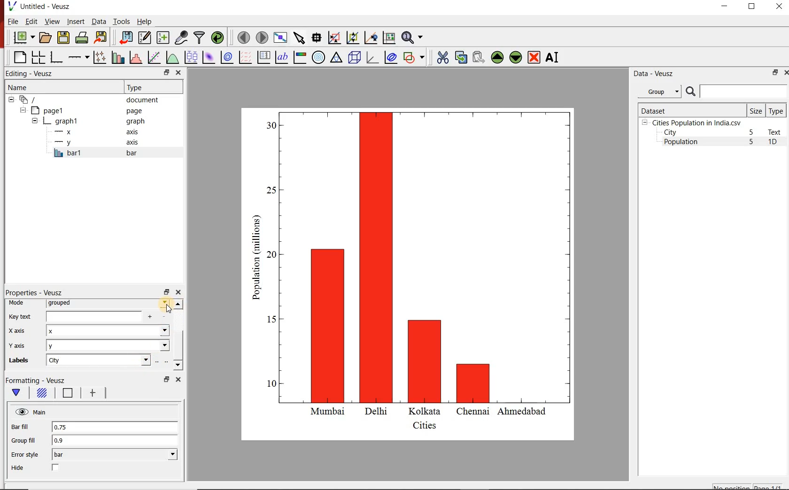 Image resolution: width=789 pixels, height=490 pixels. What do you see at coordinates (34, 292) in the screenshot?
I see `Properties - Veusz` at bounding box center [34, 292].